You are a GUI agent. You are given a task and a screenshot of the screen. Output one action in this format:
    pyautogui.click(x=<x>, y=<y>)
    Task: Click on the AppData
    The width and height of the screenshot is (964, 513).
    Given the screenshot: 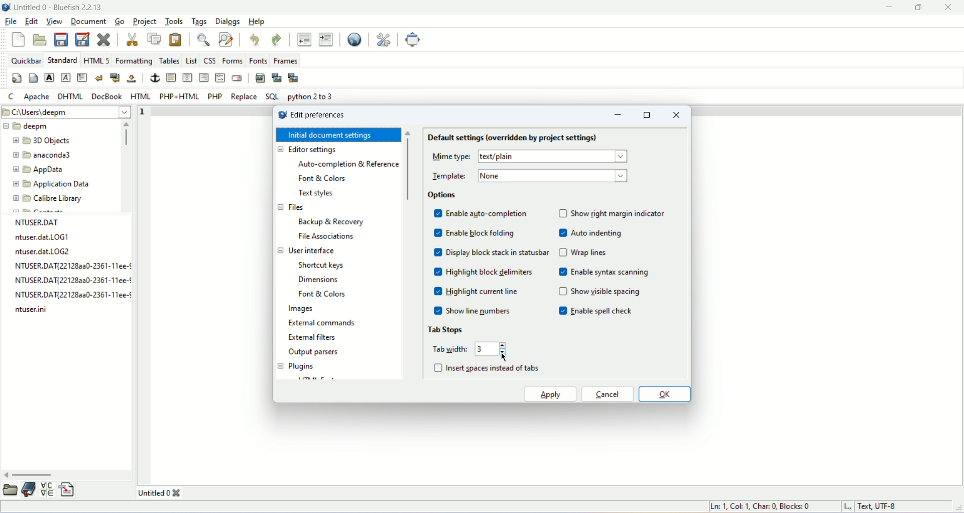 What is the action you would take?
    pyautogui.click(x=53, y=171)
    